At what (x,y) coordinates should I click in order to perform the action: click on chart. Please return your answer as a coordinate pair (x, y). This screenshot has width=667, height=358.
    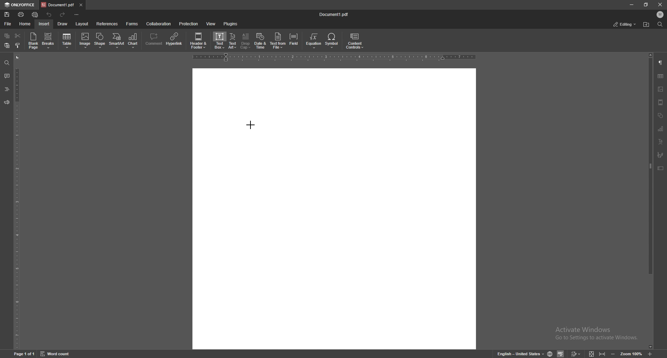
    Looking at the image, I should click on (660, 129).